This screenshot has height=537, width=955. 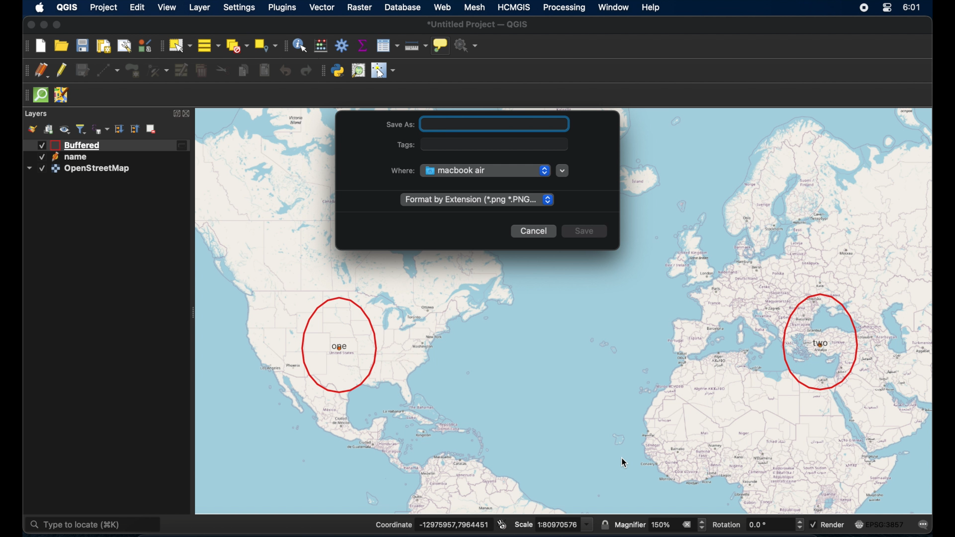 I want to click on plugins toolbar, so click(x=322, y=71).